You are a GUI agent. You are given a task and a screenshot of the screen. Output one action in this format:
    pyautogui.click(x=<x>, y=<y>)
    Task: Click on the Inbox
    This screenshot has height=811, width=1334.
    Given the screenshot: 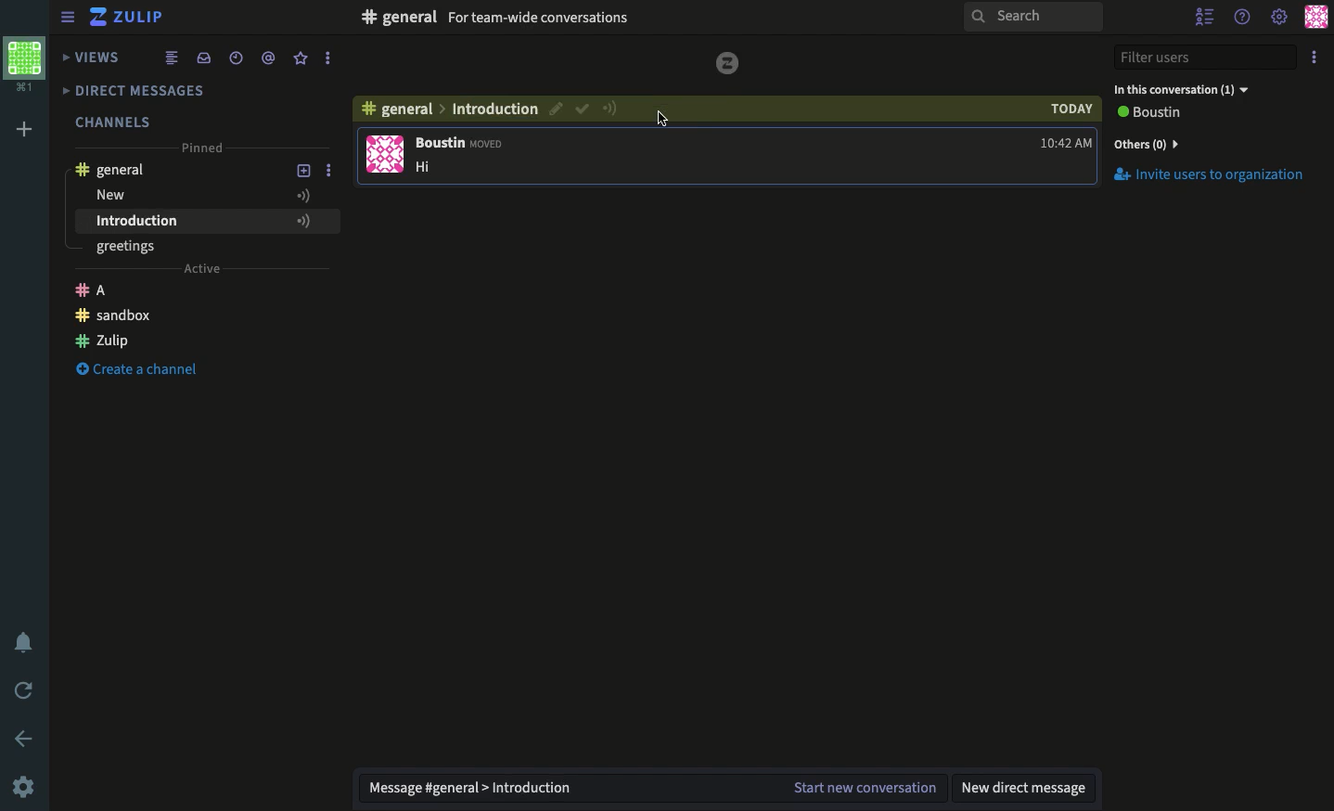 What is the action you would take?
    pyautogui.click(x=585, y=19)
    